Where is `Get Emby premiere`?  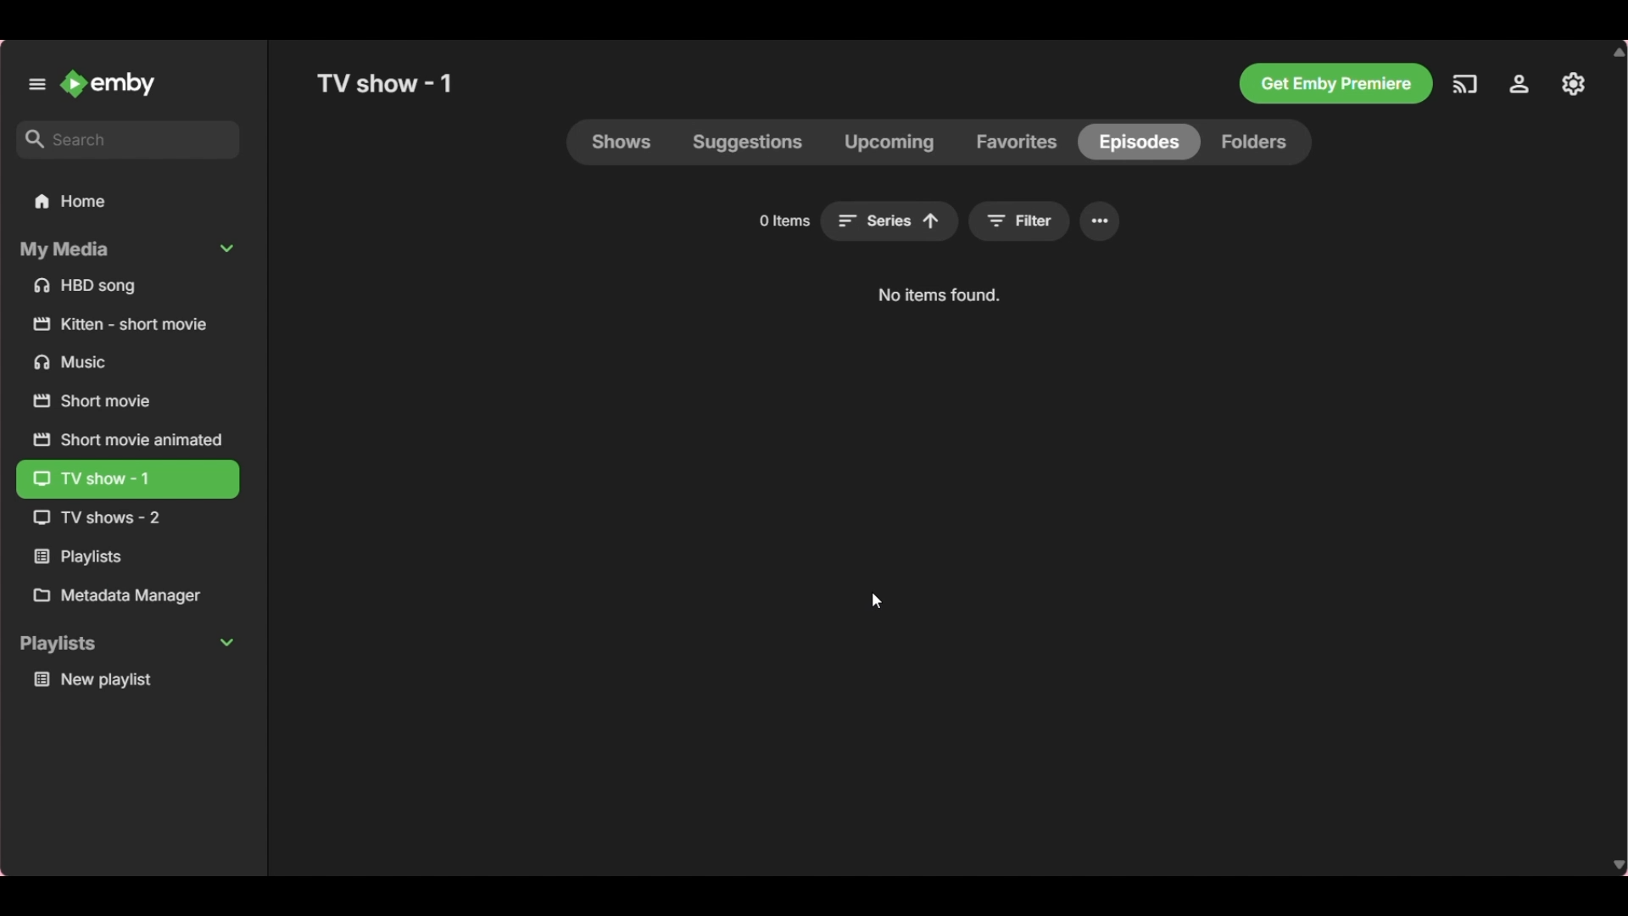
Get Emby premiere is located at coordinates (1335, 84).